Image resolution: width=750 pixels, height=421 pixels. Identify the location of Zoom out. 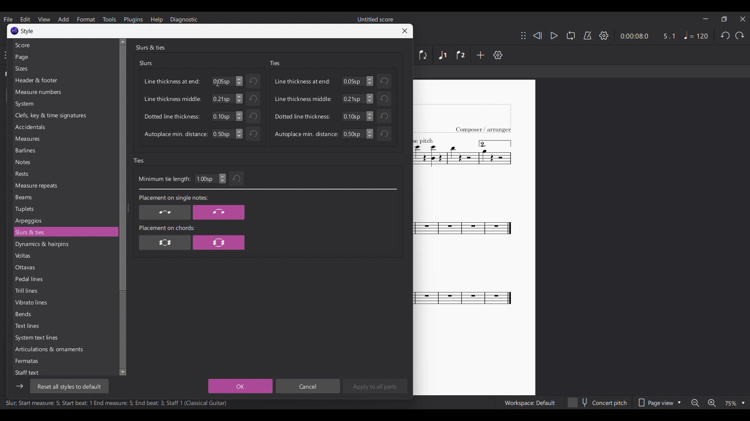
(695, 403).